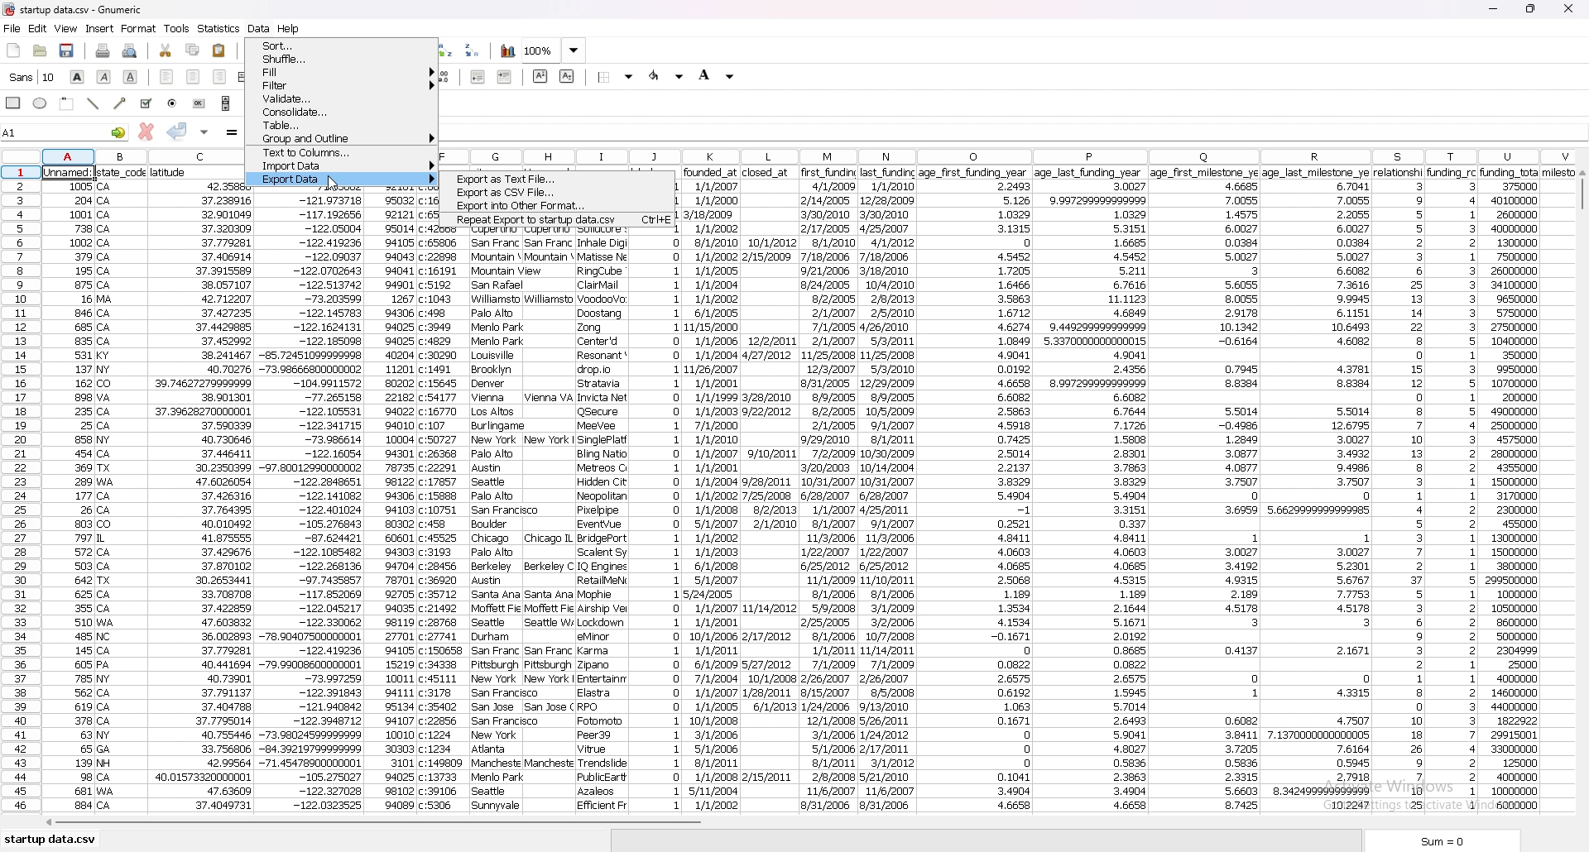  Describe the element at coordinates (41, 51) in the screenshot. I see `open` at that location.